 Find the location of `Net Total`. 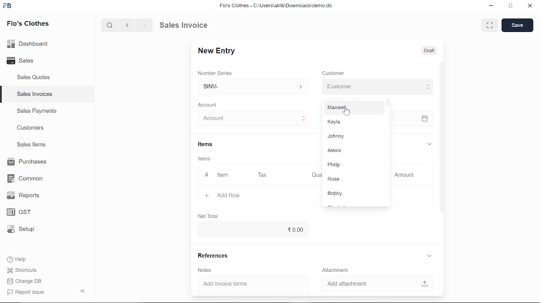

Net Total is located at coordinates (207, 216).